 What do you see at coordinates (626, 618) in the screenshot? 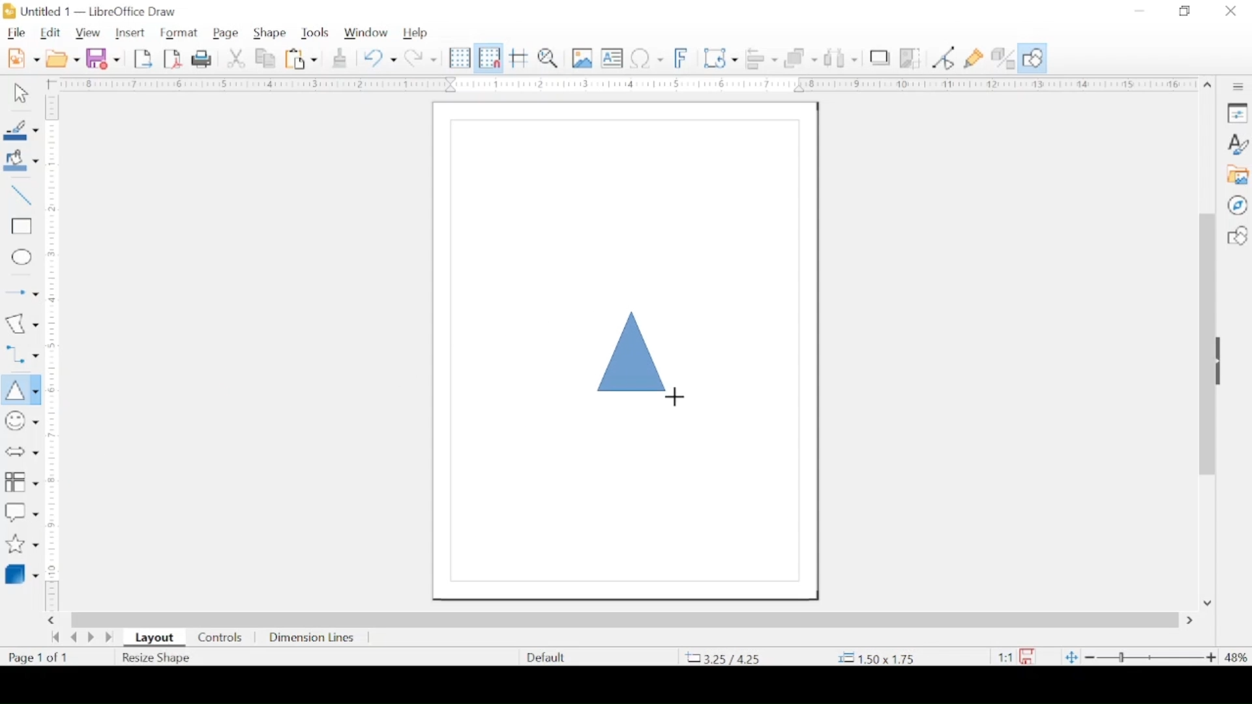
I see `scroll box` at bounding box center [626, 618].